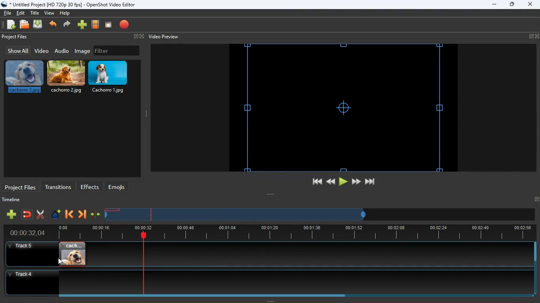 This screenshot has height=303, width=540. I want to click on video preview, so click(163, 37).